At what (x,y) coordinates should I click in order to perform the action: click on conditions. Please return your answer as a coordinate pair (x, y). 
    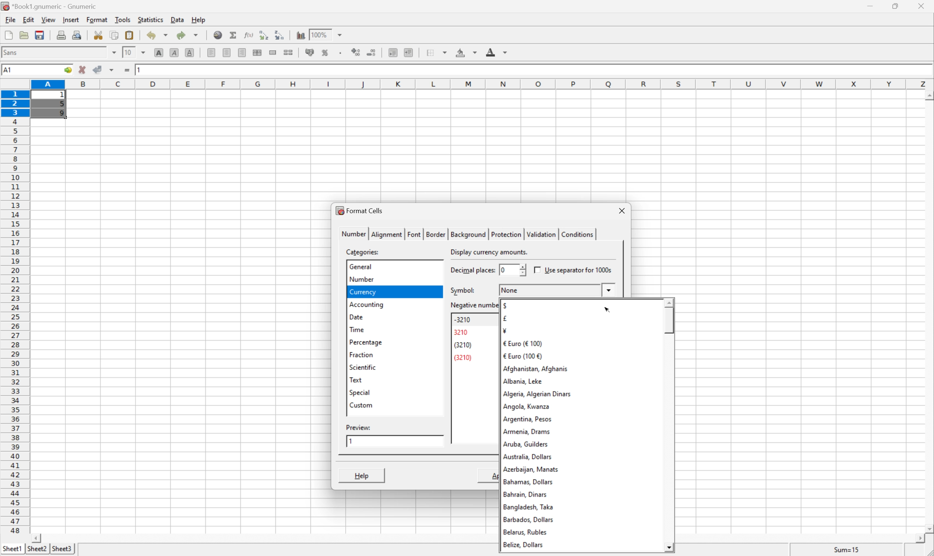
    Looking at the image, I should click on (576, 233).